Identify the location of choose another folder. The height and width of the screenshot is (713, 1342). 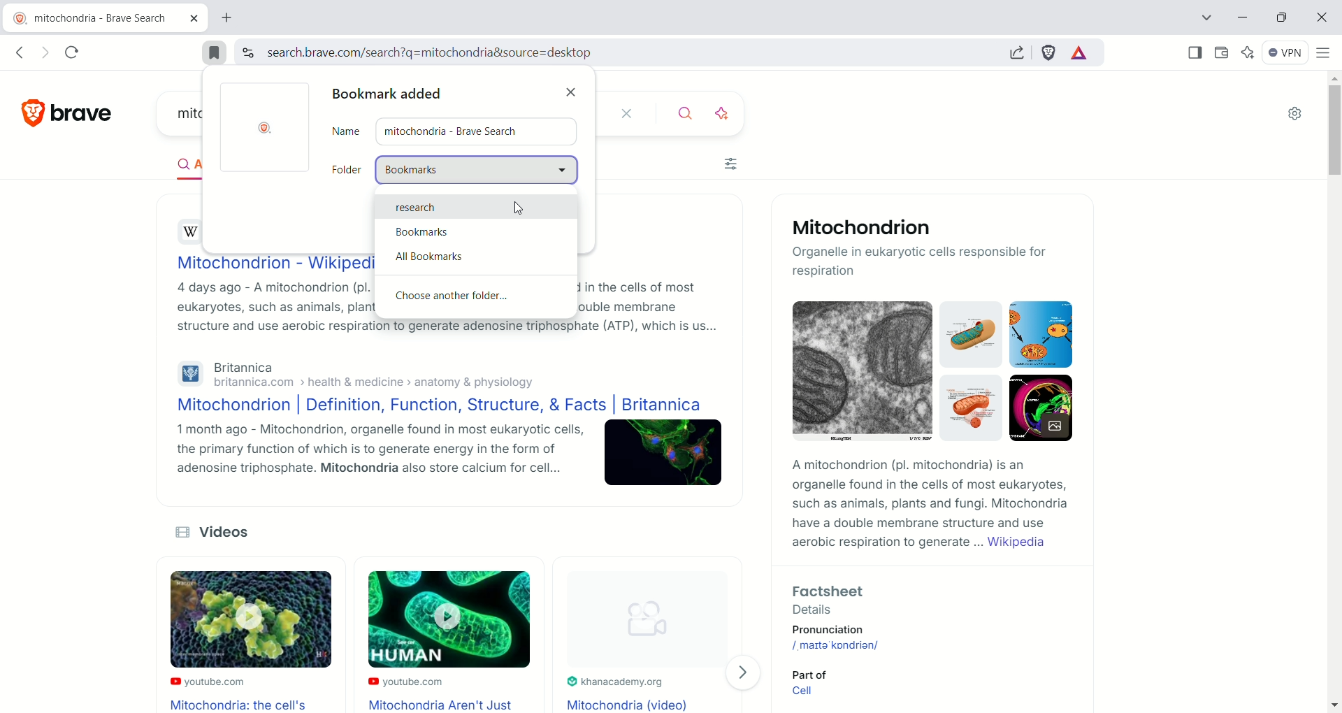
(477, 299).